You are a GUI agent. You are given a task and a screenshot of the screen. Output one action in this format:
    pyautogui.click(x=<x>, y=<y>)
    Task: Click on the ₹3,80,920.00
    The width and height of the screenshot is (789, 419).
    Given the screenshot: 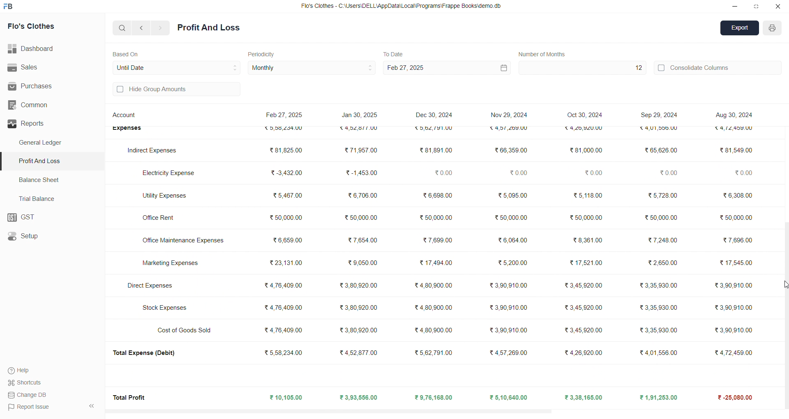 What is the action you would take?
    pyautogui.click(x=361, y=329)
    